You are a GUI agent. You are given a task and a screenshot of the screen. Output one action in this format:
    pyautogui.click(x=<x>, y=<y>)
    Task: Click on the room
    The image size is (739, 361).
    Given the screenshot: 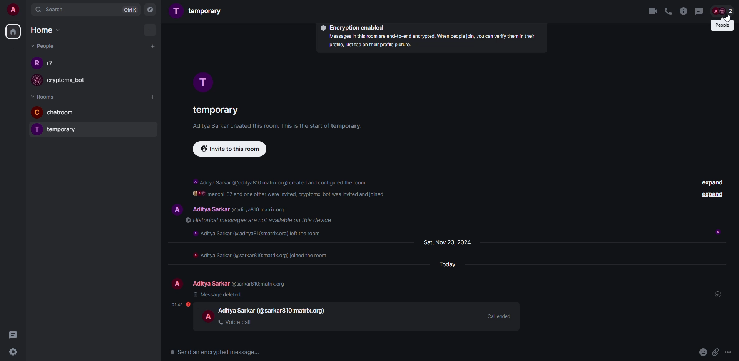 What is the action you would take?
    pyautogui.click(x=68, y=113)
    